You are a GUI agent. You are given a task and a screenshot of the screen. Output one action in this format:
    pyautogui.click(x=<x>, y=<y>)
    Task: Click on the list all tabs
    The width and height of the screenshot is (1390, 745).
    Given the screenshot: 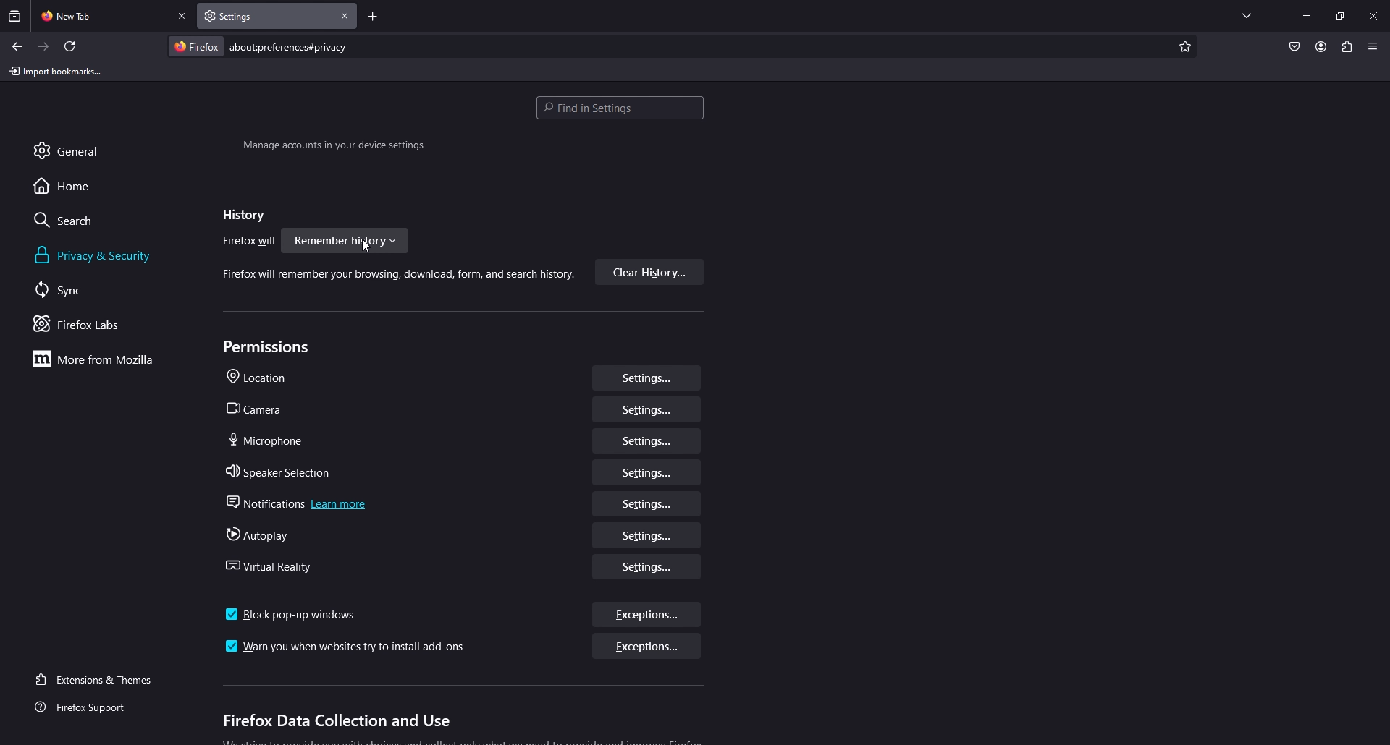 What is the action you would take?
    pyautogui.click(x=1247, y=13)
    